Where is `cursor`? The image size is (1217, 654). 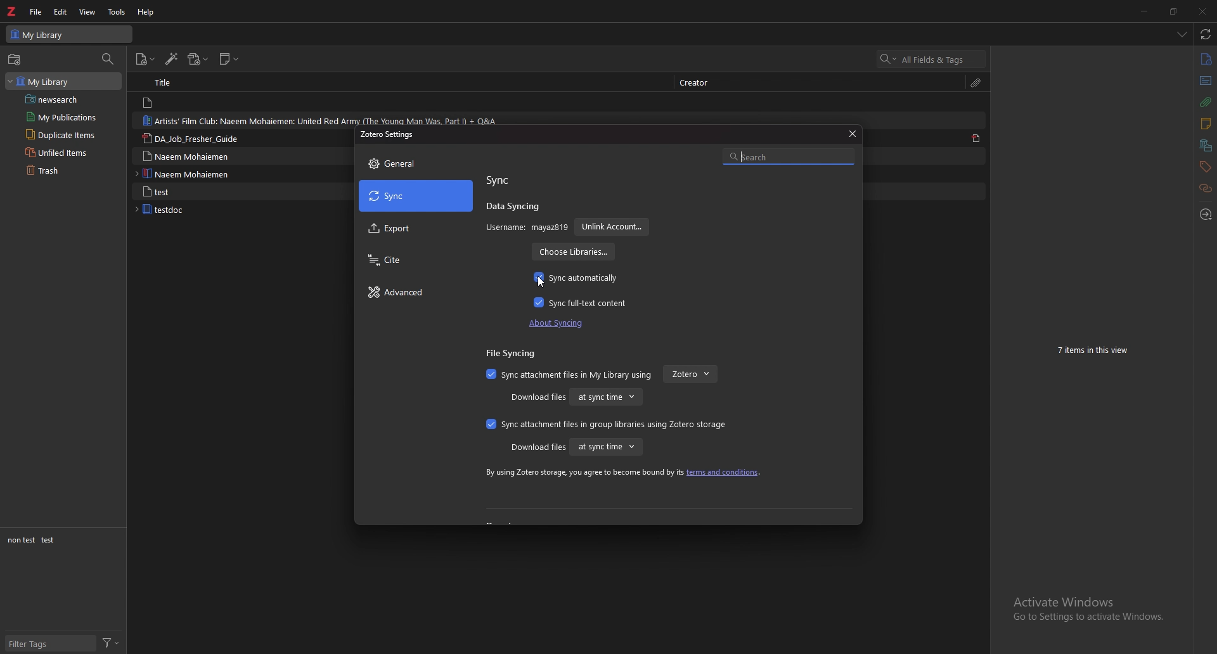 cursor is located at coordinates (543, 281).